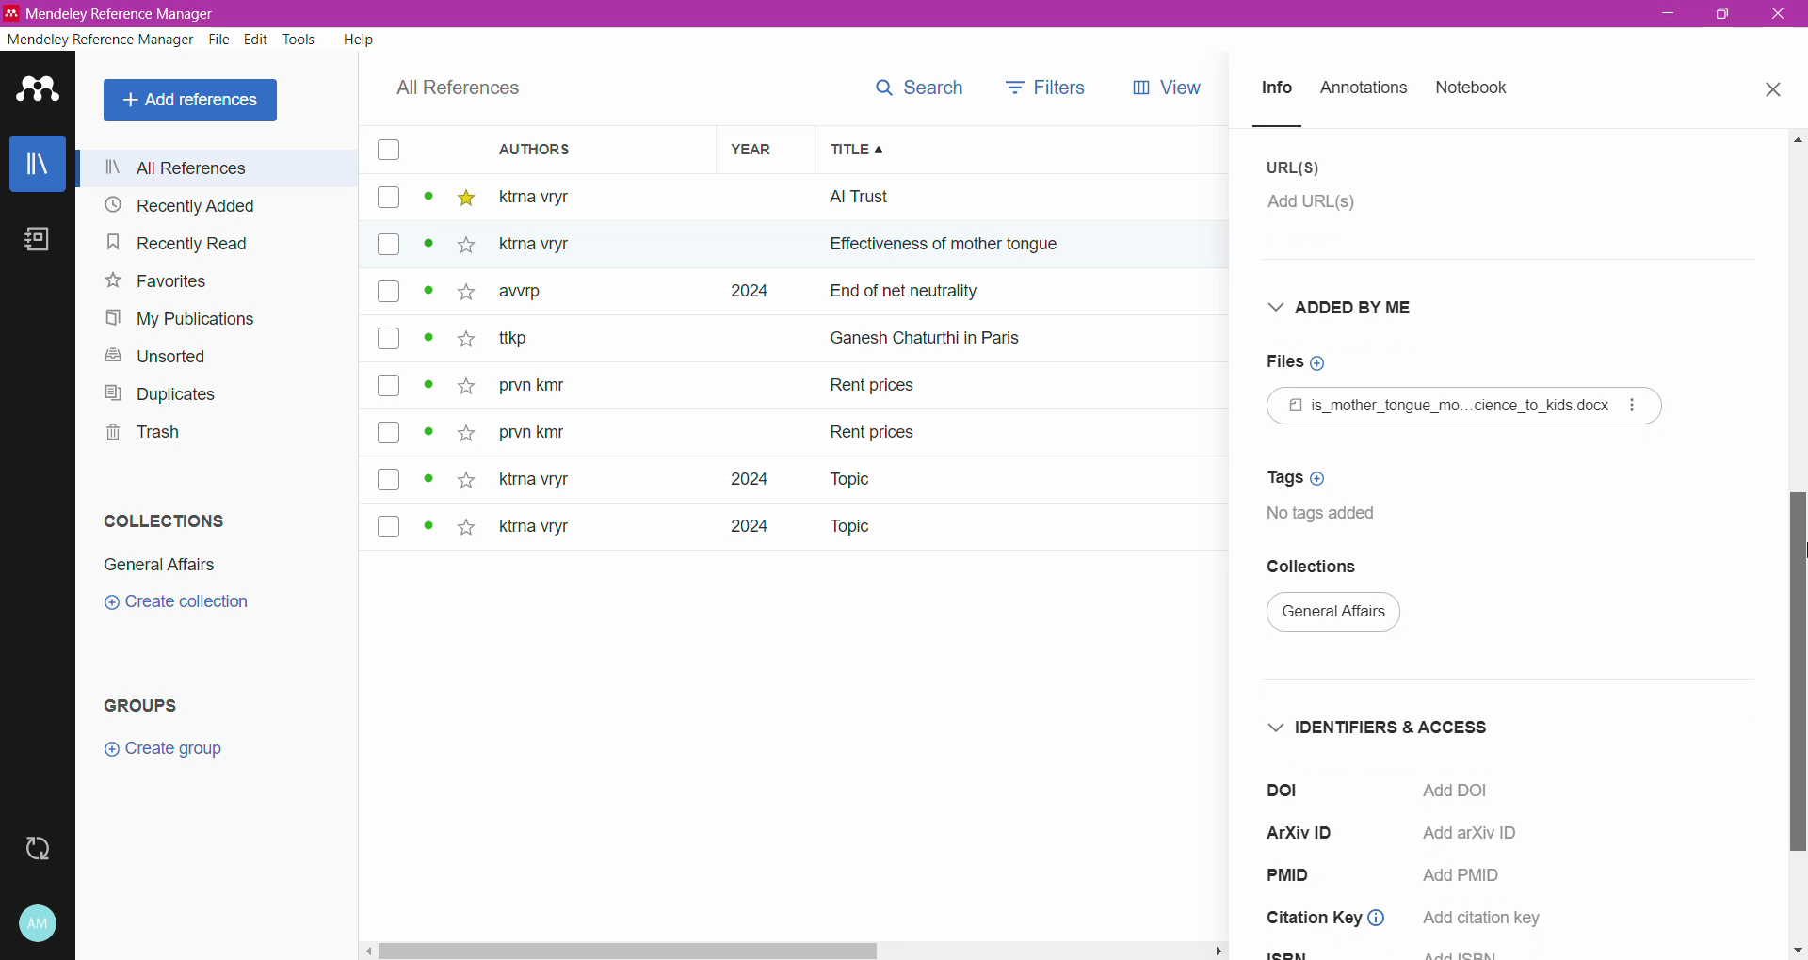 The width and height of the screenshot is (1808, 960). I want to click on star, so click(462, 343).